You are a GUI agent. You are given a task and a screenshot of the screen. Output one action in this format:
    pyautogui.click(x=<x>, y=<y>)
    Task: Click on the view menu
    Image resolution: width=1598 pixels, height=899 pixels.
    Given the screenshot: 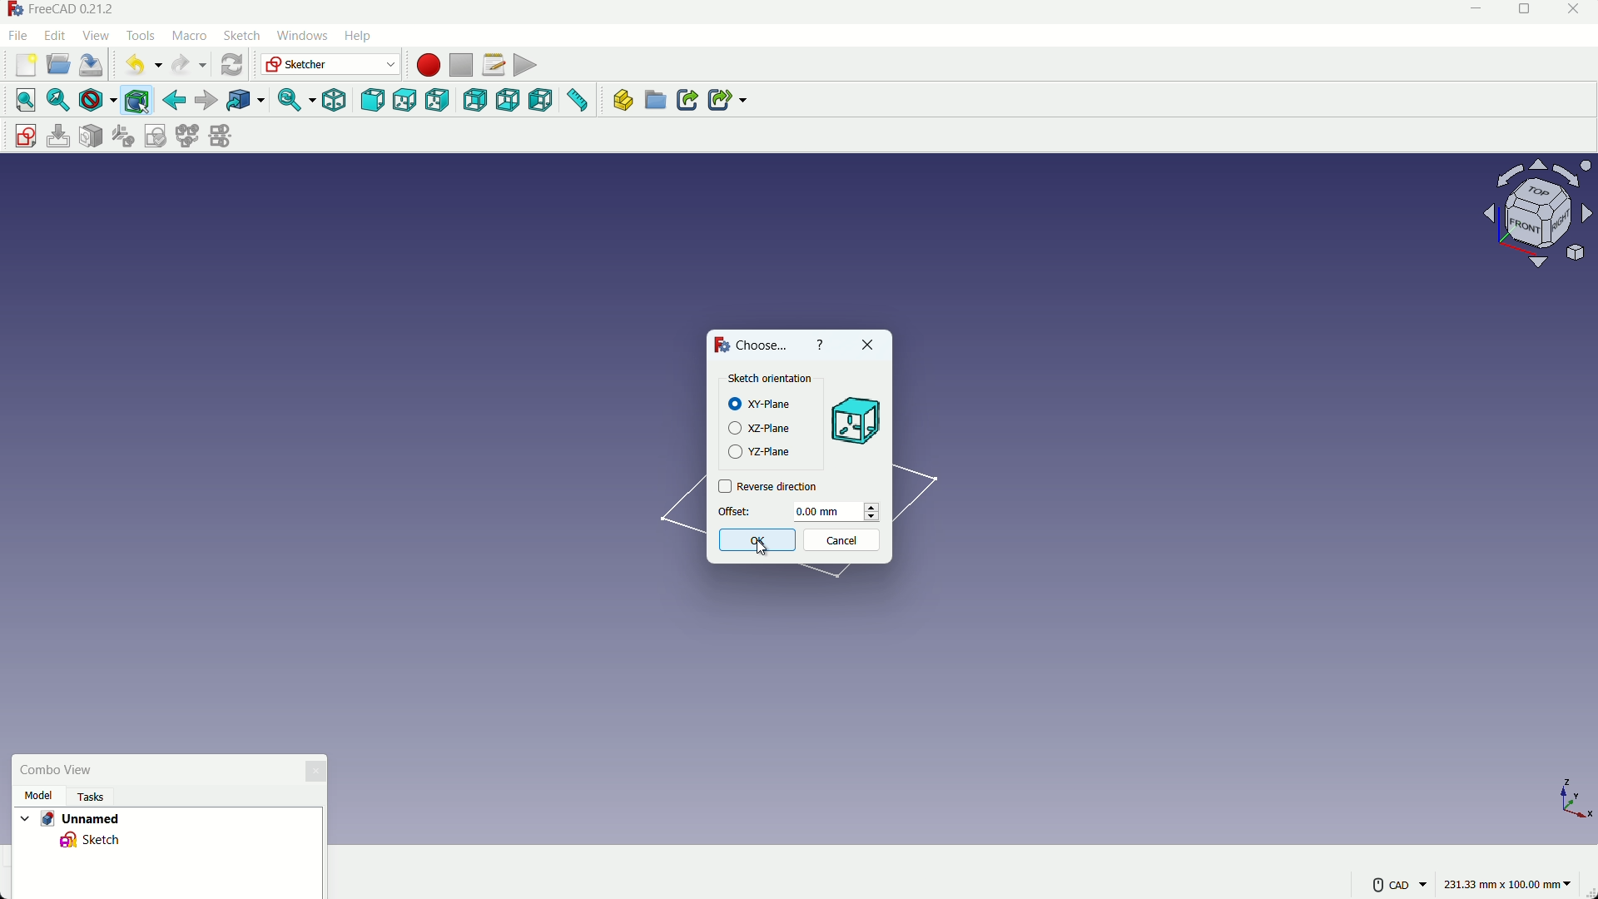 What is the action you would take?
    pyautogui.click(x=98, y=36)
    